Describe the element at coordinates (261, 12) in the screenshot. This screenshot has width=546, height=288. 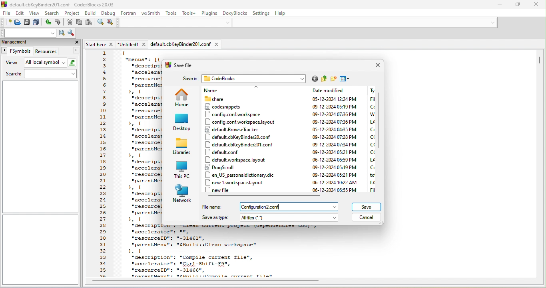
I see `settings` at that location.